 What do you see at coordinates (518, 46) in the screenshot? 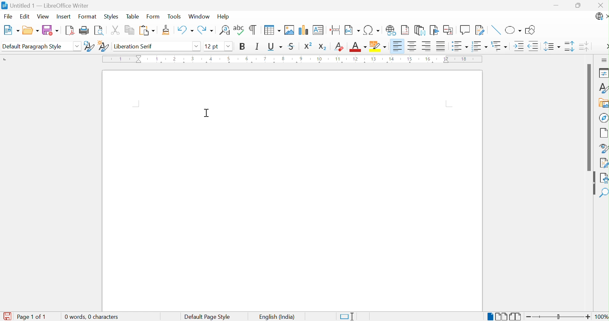
I see `Increase Indent` at bounding box center [518, 46].